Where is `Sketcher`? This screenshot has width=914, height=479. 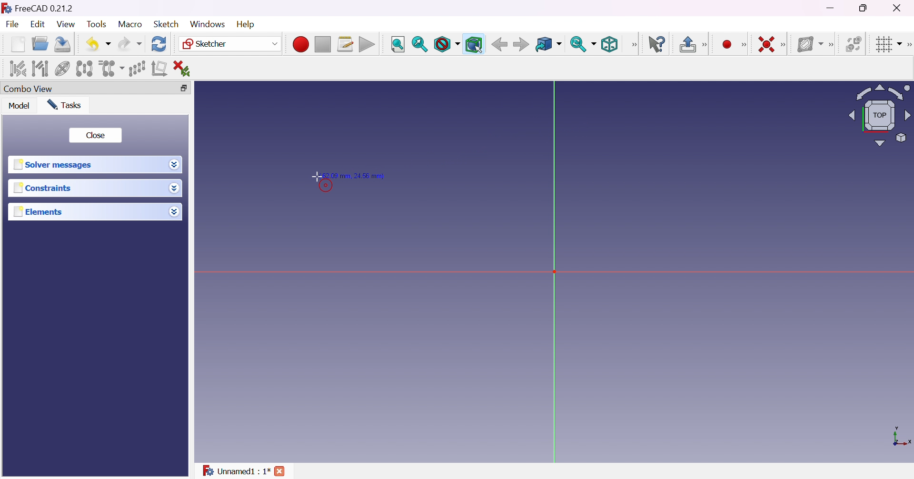
Sketcher is located at coordinates (228, 44).